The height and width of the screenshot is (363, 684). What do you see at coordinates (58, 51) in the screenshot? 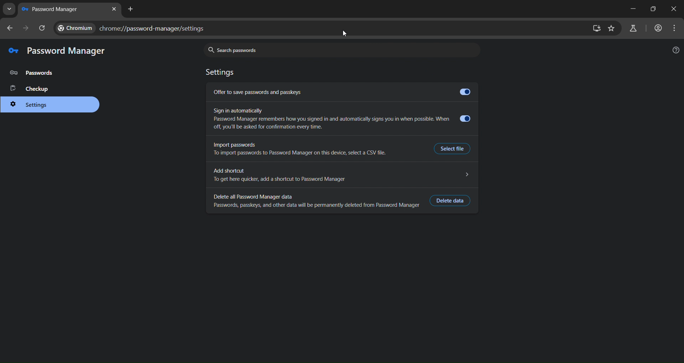
I see `password manager` at bounding box center [58, 51].